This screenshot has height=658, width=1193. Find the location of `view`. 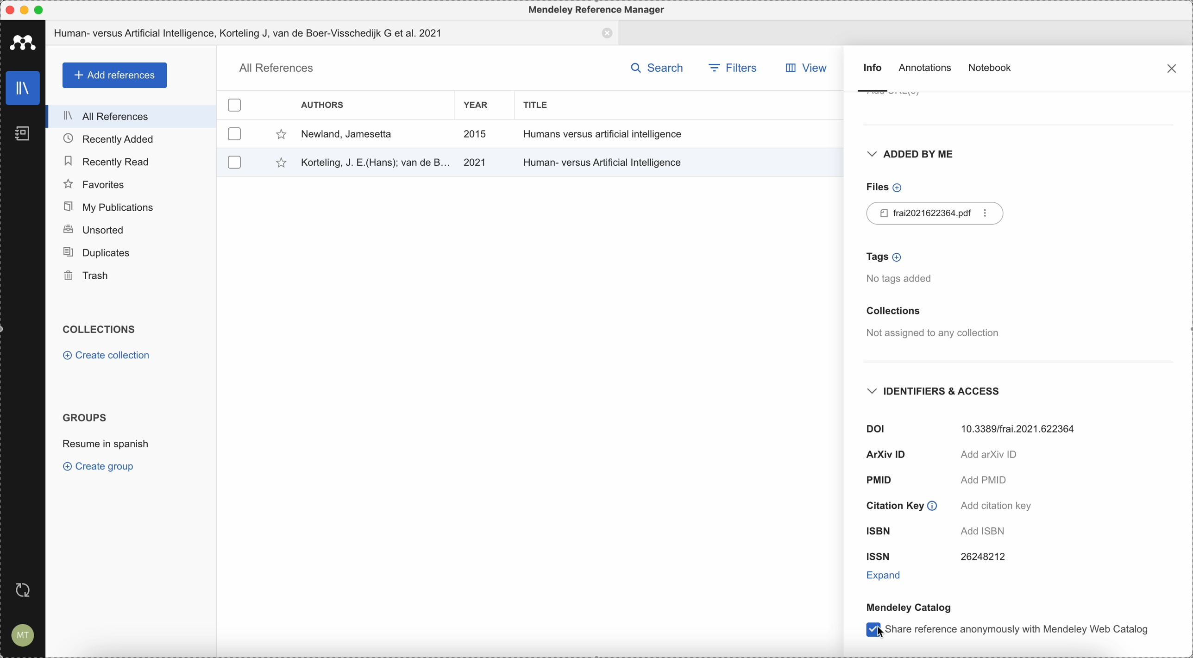

view is located at coordinates (810, 68).